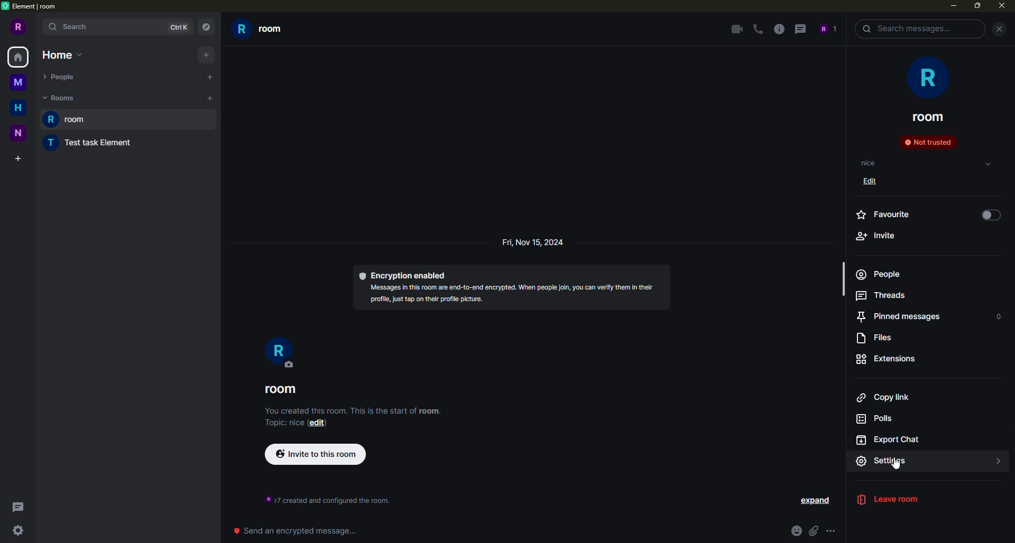 This screenshot has height=543, width=1015. Describe the element at coordinates (953, 8) in the screenshot. I see `minimize` at that location.